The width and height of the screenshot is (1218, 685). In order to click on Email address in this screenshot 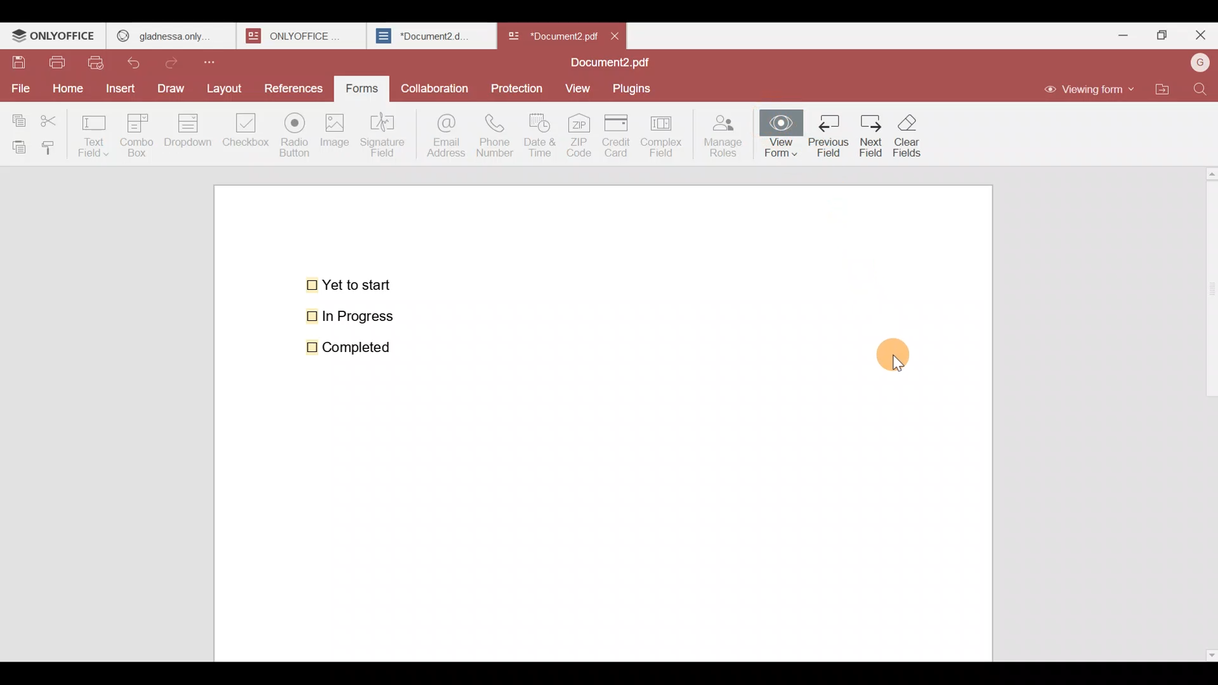, I will do `click(443, 134)`.